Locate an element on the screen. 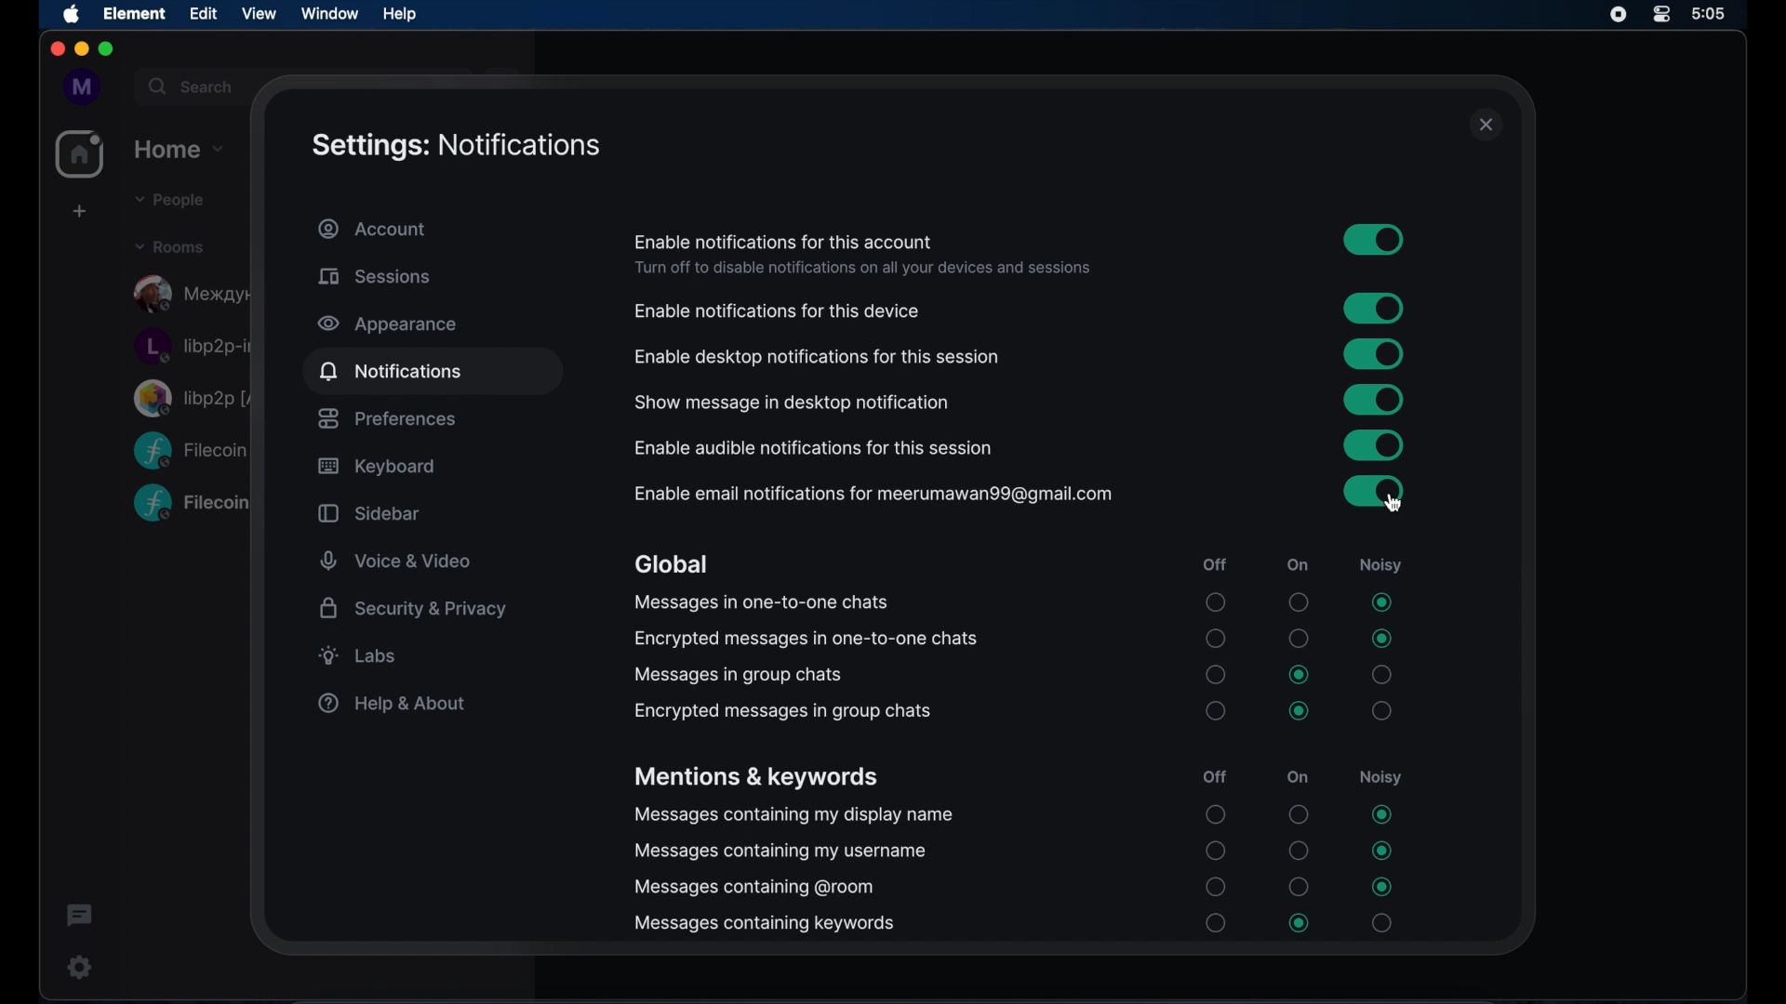  preferences is located at coordinates (386, 418).